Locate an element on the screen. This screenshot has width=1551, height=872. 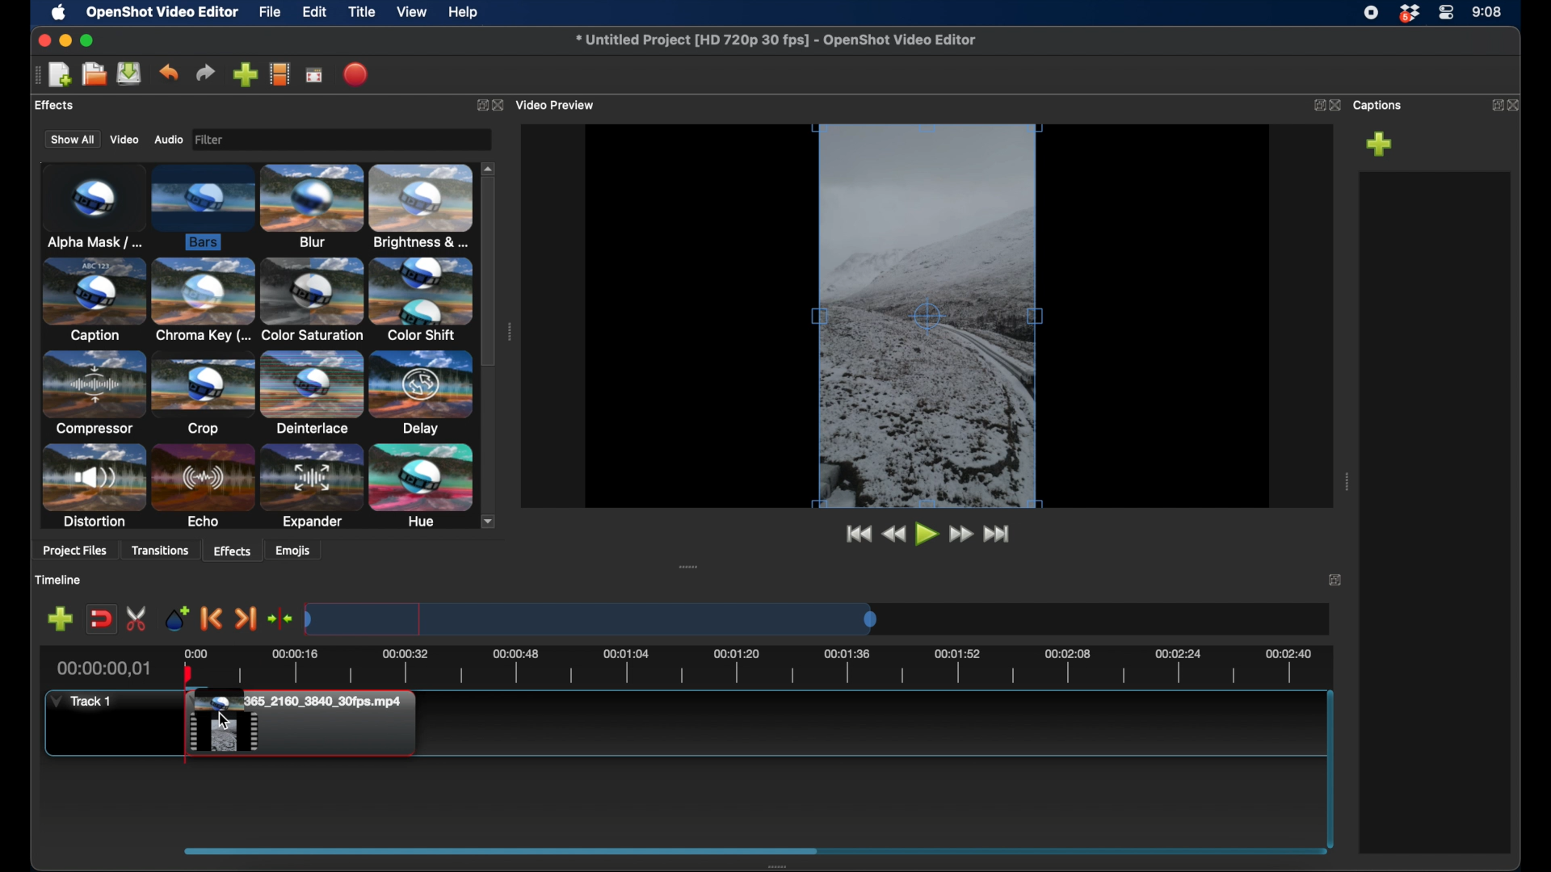
filename is located at coordinates (775, 40).